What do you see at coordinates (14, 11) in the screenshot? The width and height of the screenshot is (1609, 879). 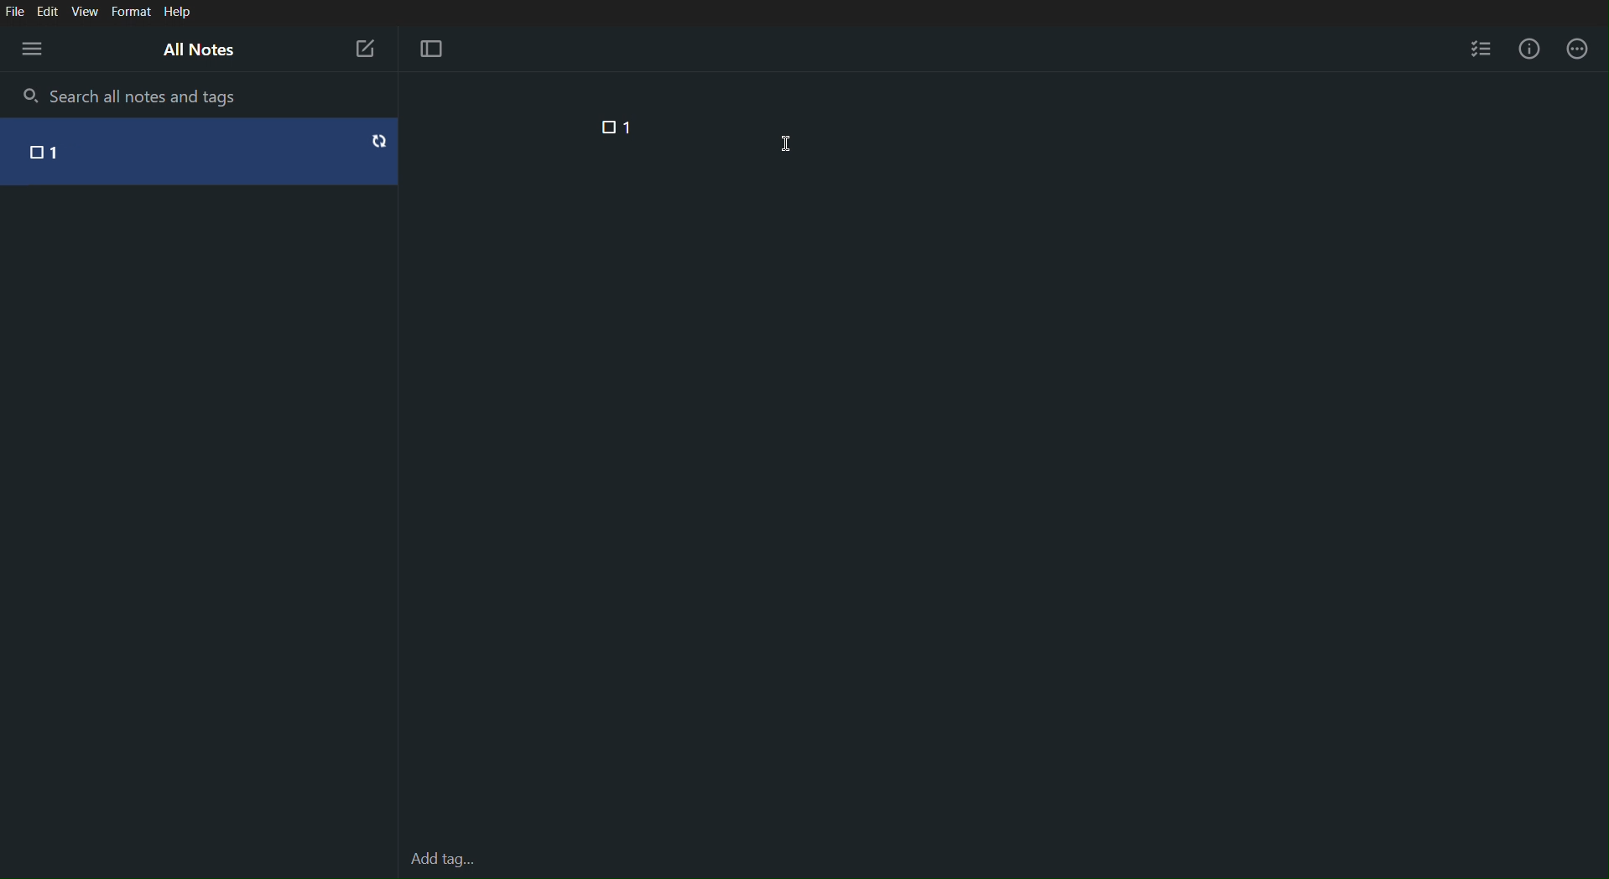 I see `File` at bounding box center [14, 11].